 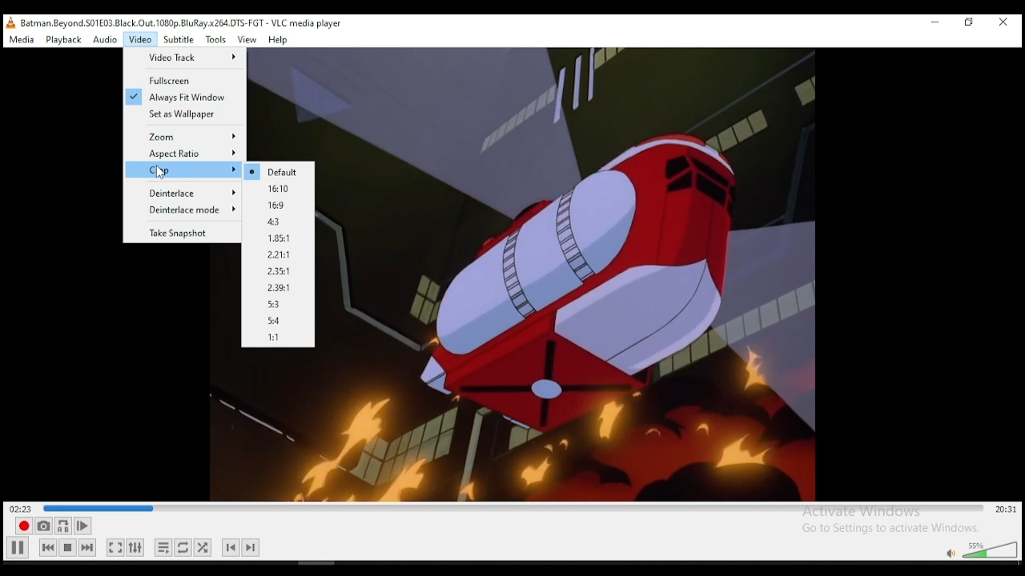 What do you see at coordinates (159, 171) in the screenshot?
I see `cursor` at bounding box center [159, 171].